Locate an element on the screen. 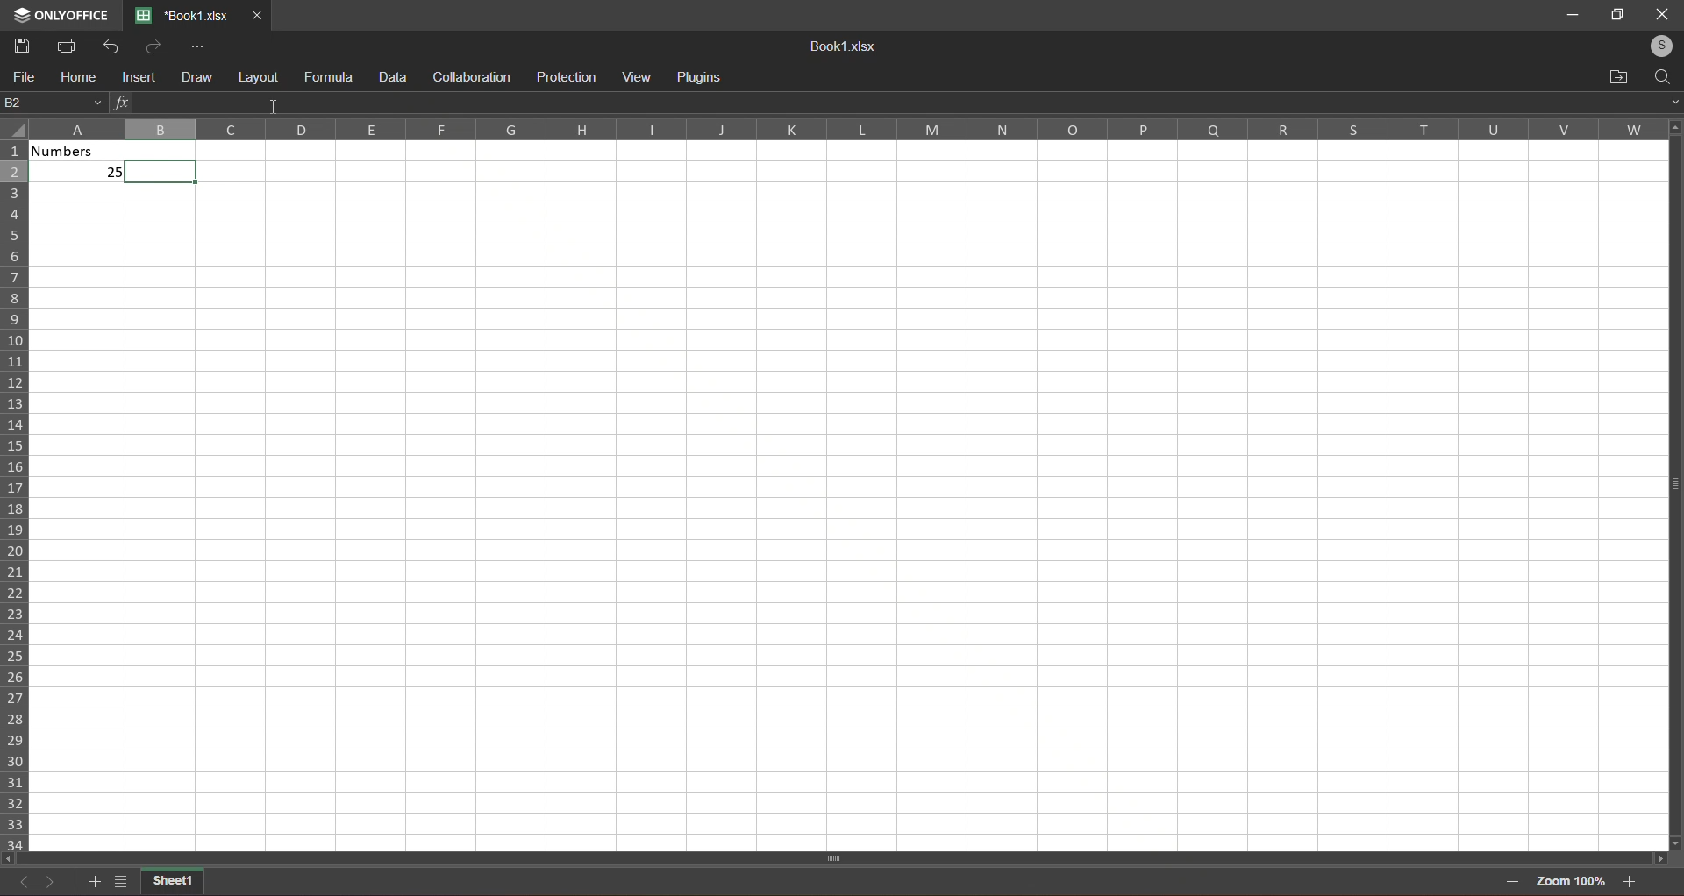  more is located at coordinates (196, 46).